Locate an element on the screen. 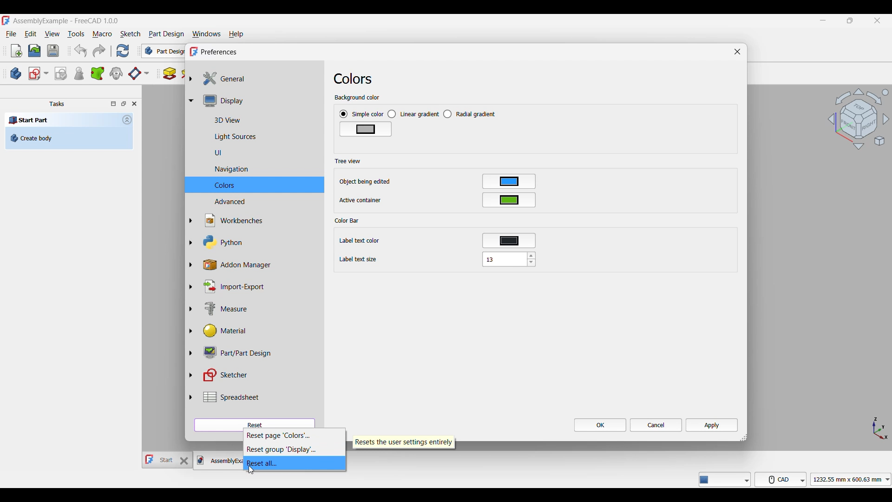 The image size is (892, 502). Switch between workbenches is located at coordinates (163, 51).